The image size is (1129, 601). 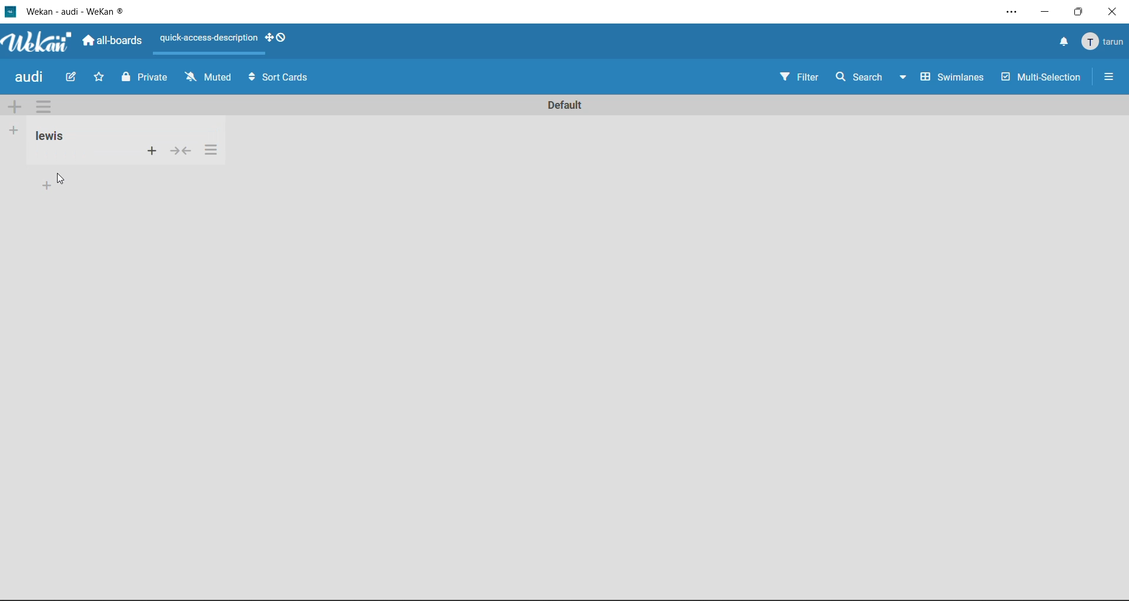 I want to click on , so click(x=62, y=179).